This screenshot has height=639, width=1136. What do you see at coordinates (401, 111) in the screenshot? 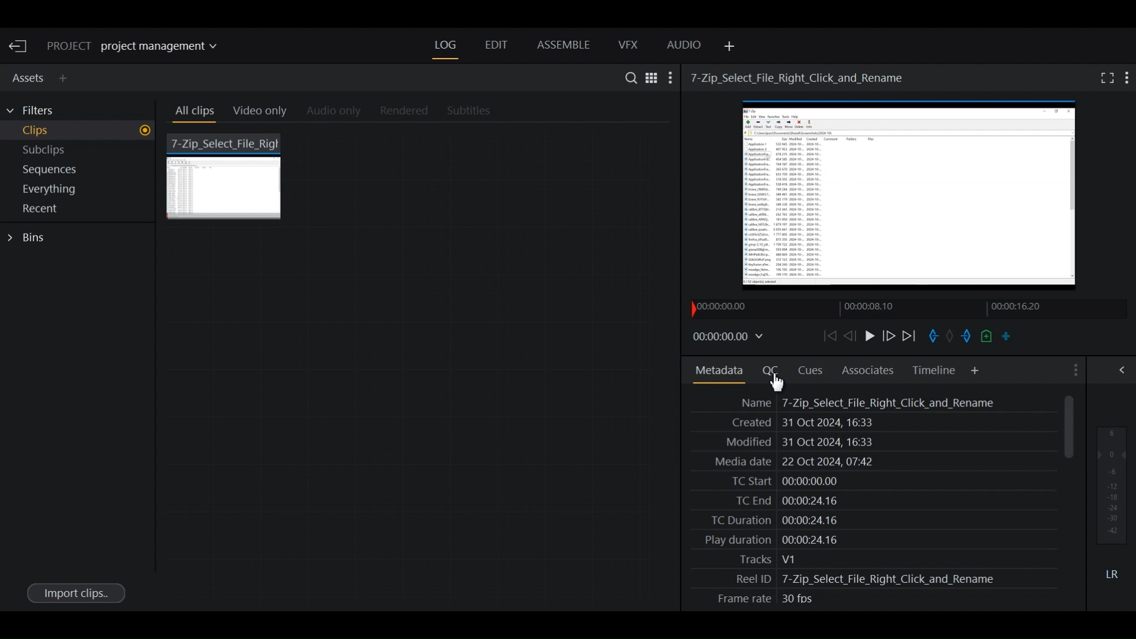
I see `Rendered` at bounding box center [401, 111].